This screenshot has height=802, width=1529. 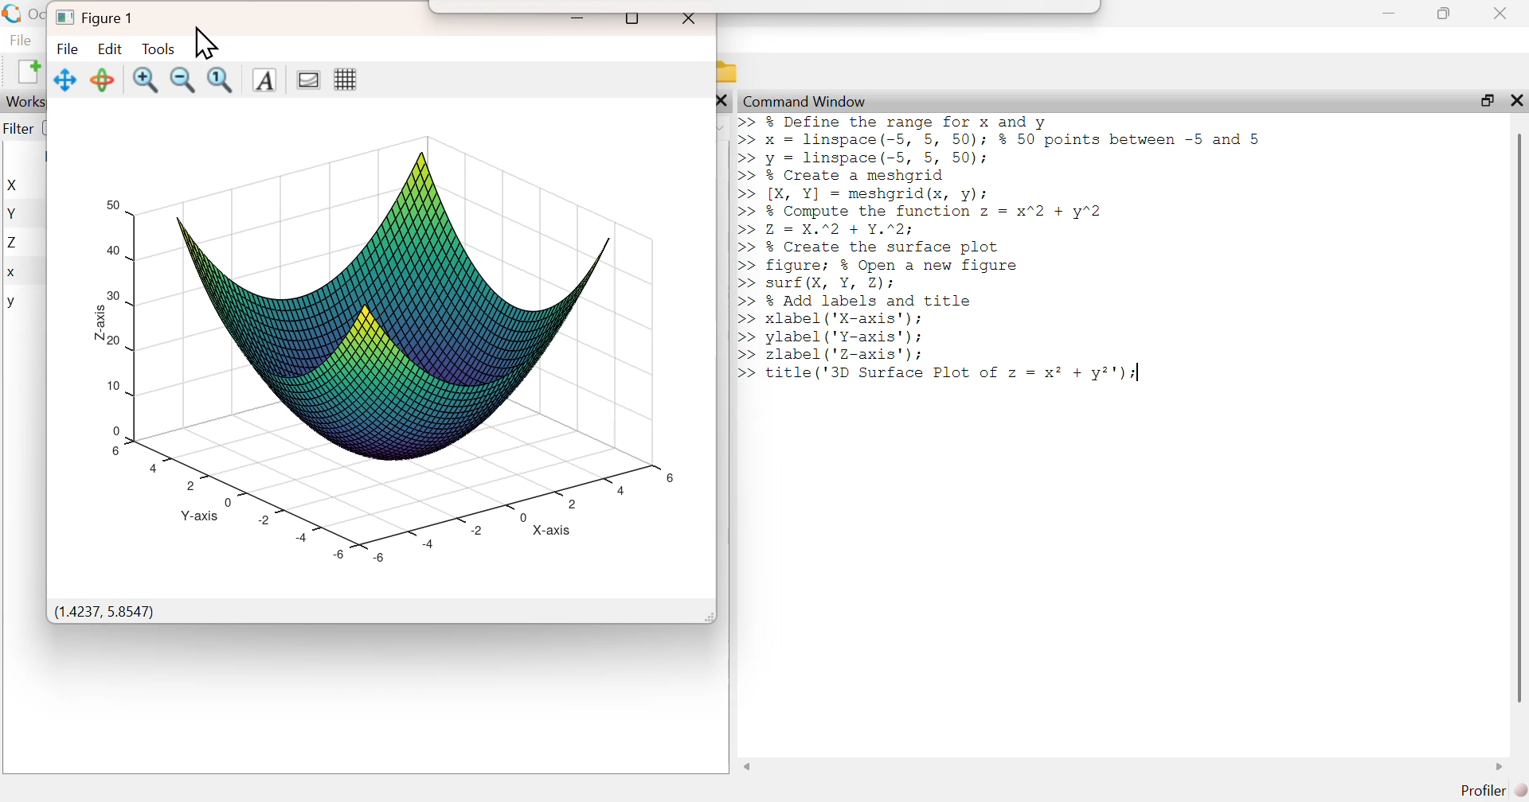 What do you see at coordinates (66, 49) in the screenshot?
I see `File` at bounding box center [66, 49].